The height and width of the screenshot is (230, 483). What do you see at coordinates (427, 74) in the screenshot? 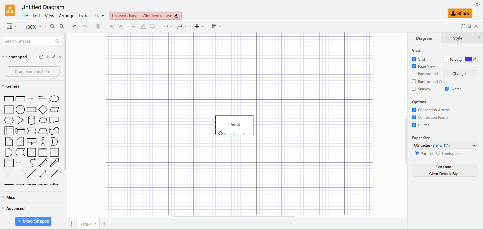
I see `background` at bounding box center [427, 74].